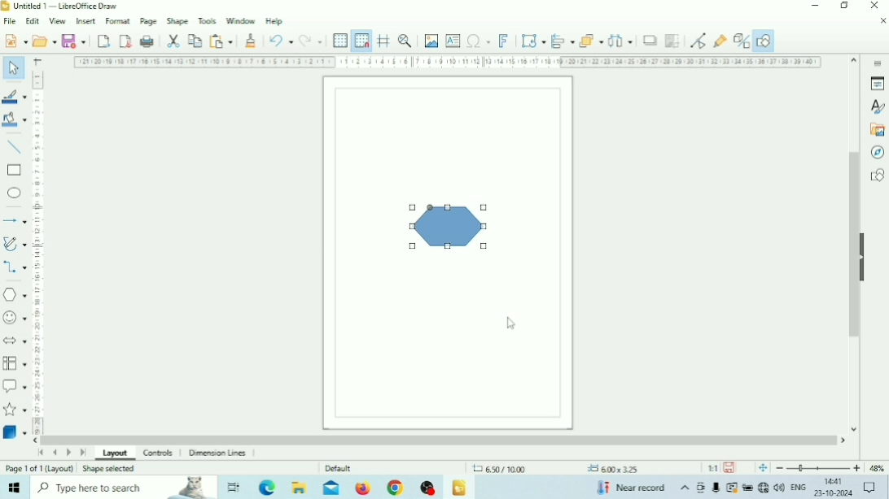  I want to click on Show Draw Functions, so click(764, 41).